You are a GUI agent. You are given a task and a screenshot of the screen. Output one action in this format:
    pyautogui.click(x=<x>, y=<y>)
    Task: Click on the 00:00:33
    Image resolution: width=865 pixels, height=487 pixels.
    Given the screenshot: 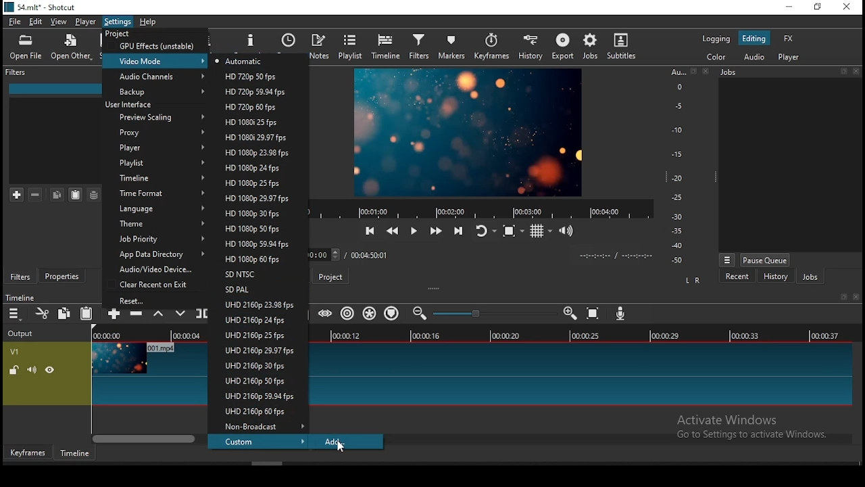 What is the action you would take?
    pyautogui.click(x=745, y=335)
    